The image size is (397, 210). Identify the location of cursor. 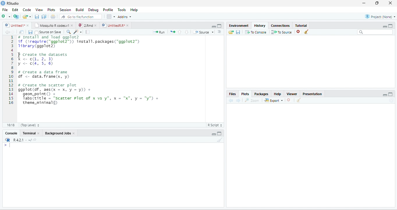
(19, 55).